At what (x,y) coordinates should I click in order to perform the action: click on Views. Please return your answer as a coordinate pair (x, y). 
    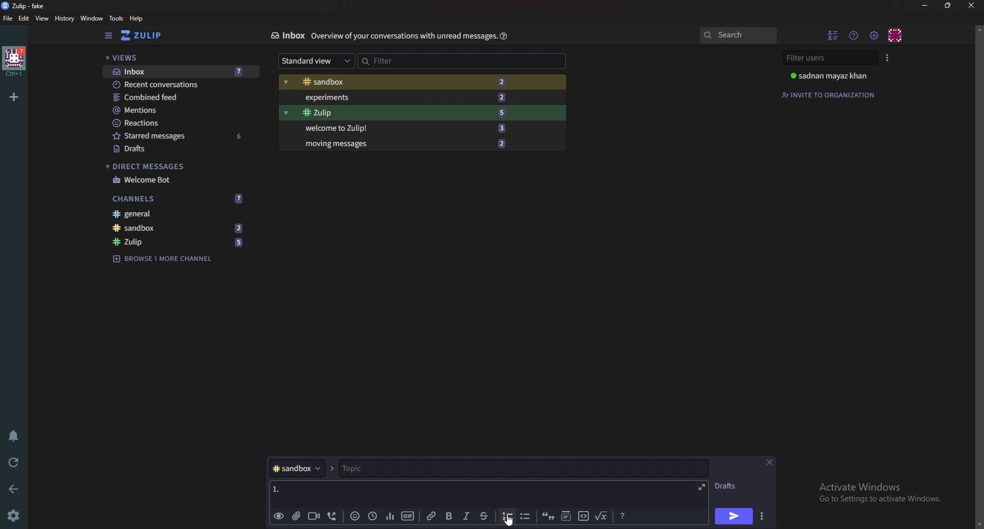
    Looking at the image, I should click on (175, 59).